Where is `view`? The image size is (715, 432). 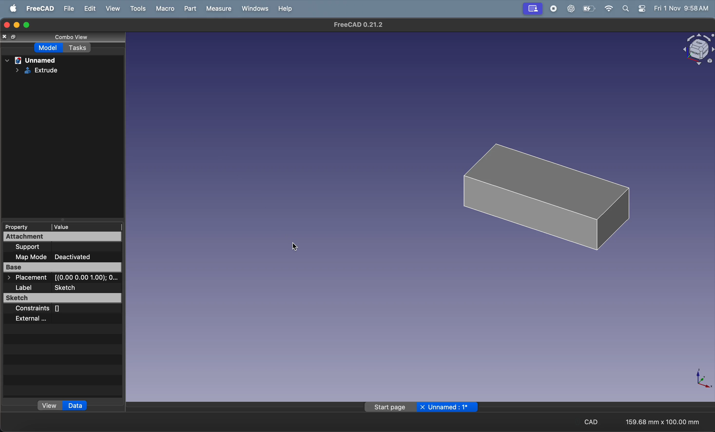
view is located at coordinates (49, 405).